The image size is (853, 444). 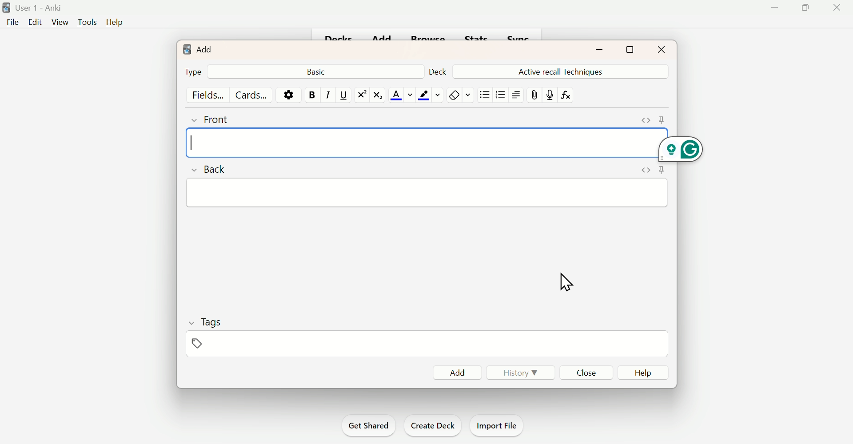 What do you see at coordinates (253, 95) in the screenshot?
I see `Cards` at bounding box center [253, 95].